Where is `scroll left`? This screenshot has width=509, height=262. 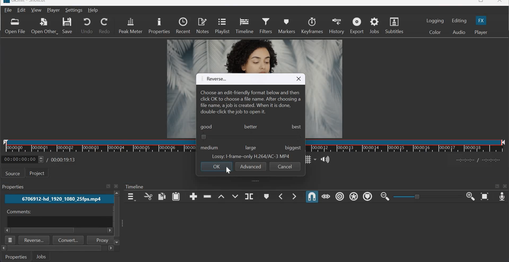
scroll left is located at coordinates (109, 231).